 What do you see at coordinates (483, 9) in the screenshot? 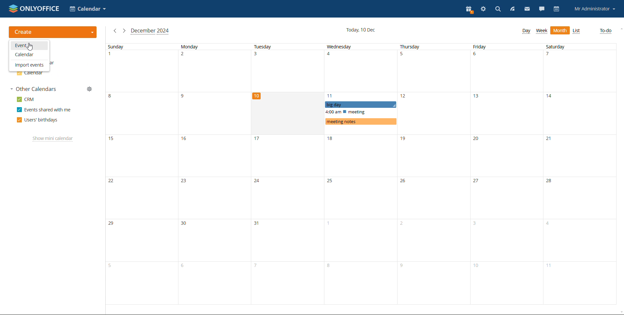
I see `settings` at bounding box center [483, 9].